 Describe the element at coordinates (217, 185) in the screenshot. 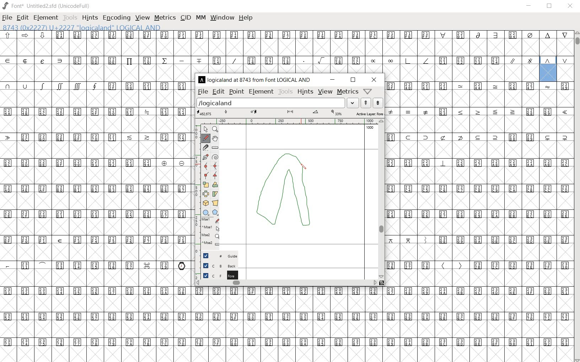

I see `flip the selection` at that location.